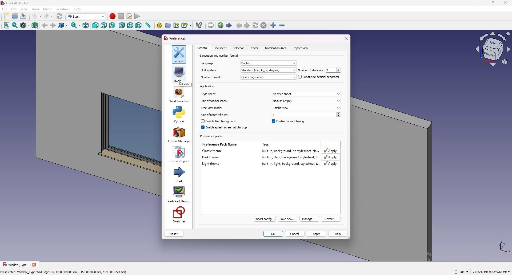 This screenshot has width=512, height=275. I want to click on enable splash screen at start up, so click(224, 127).